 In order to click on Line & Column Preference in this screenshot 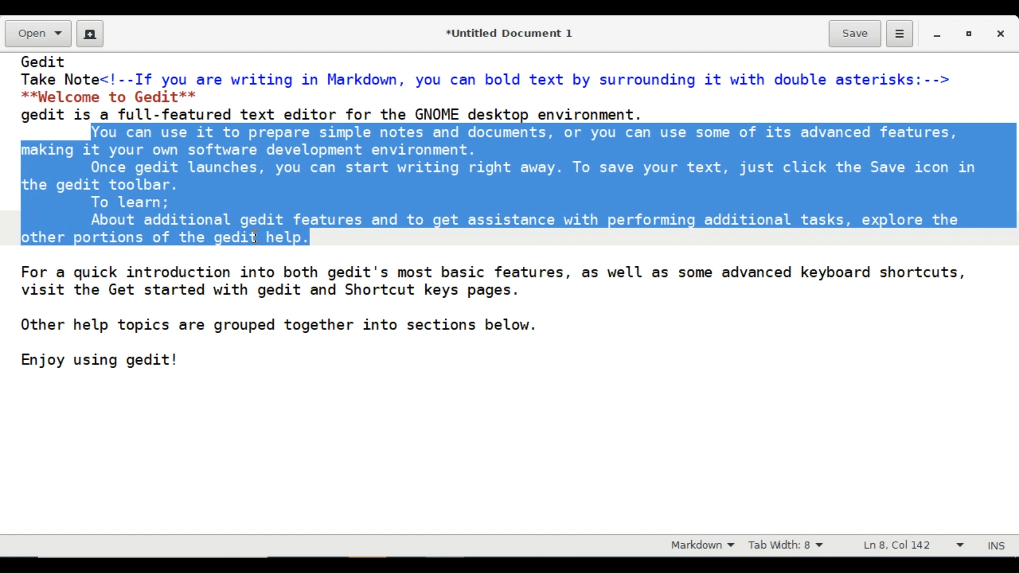, I will do `click(913, 548)`.